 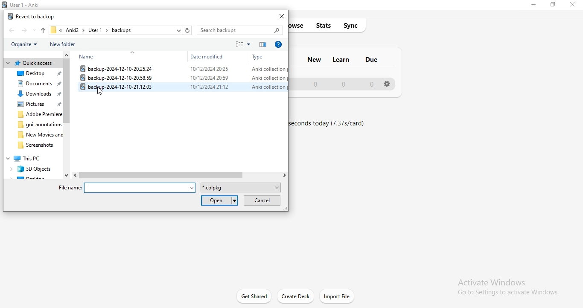 What do you see at coordinates (180, 77) in the screenshot?
I see `file 2` at bounding box center [180, 77].